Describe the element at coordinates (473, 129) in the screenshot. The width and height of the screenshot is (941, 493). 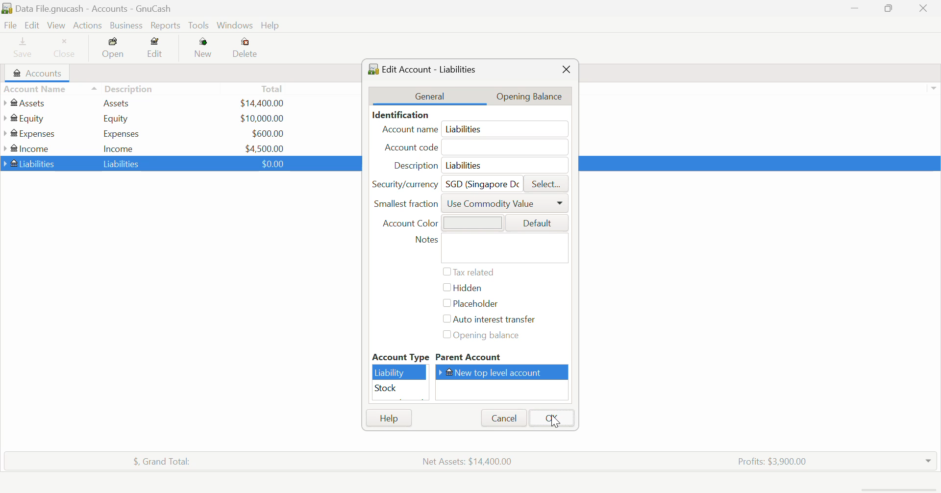
I see `Account name: Liabilities` at that location.